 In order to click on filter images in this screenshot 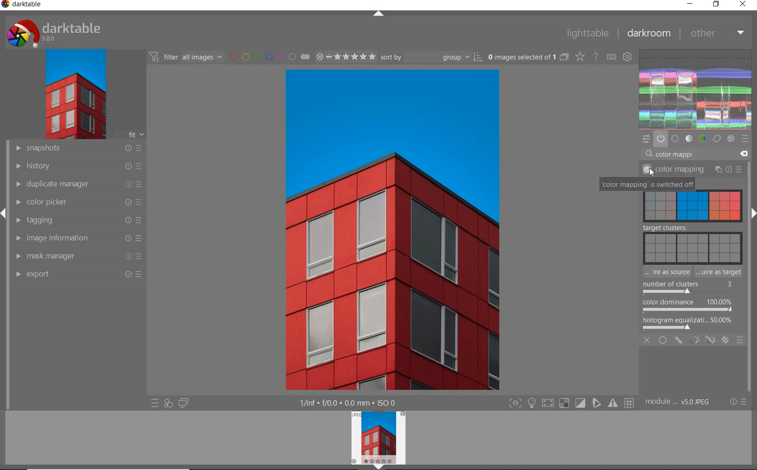, I will do `click(185, 56)`.